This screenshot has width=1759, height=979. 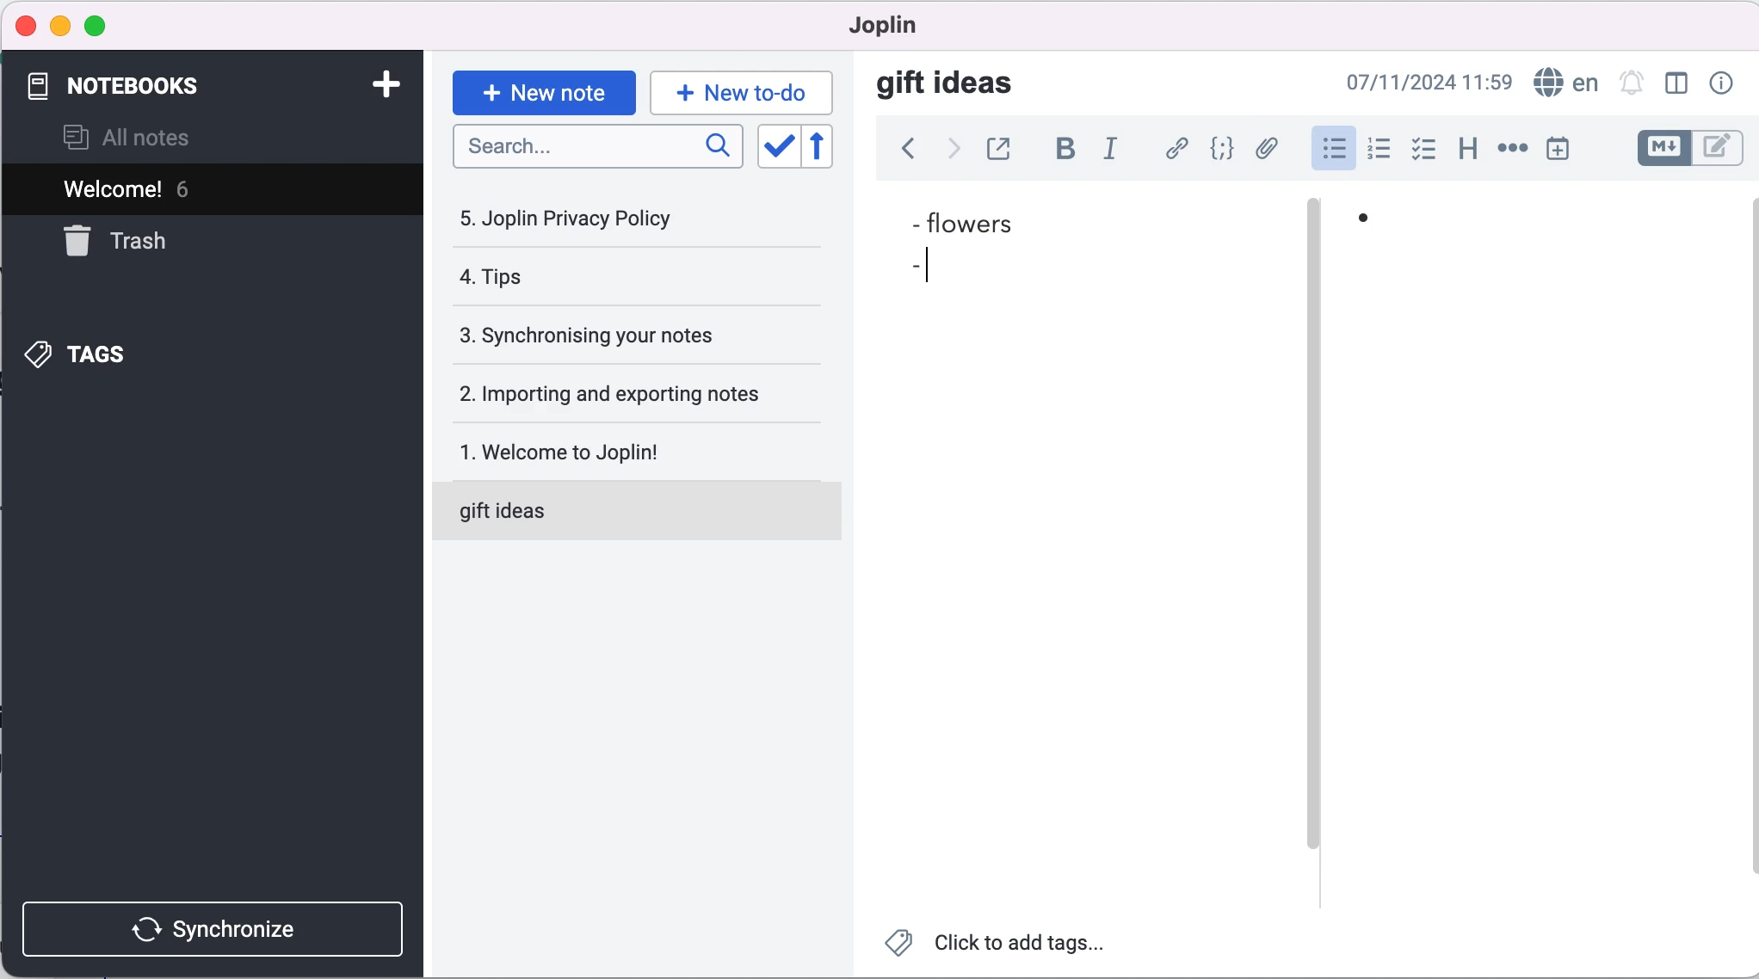 I want to click on language, so click(x=1565, y=83).